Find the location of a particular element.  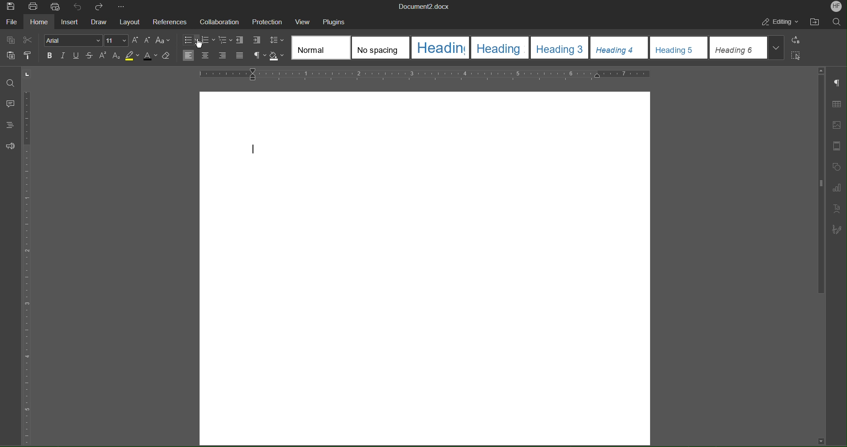

Decrease Size is located at coordinates (149, 40).